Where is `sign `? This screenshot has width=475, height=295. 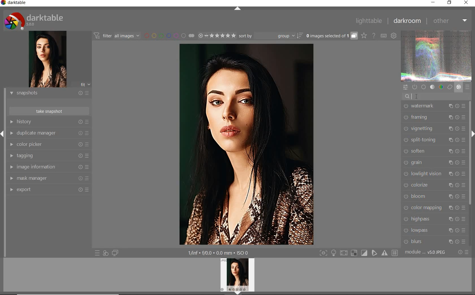 sign  is located at coordinates (364, 253).